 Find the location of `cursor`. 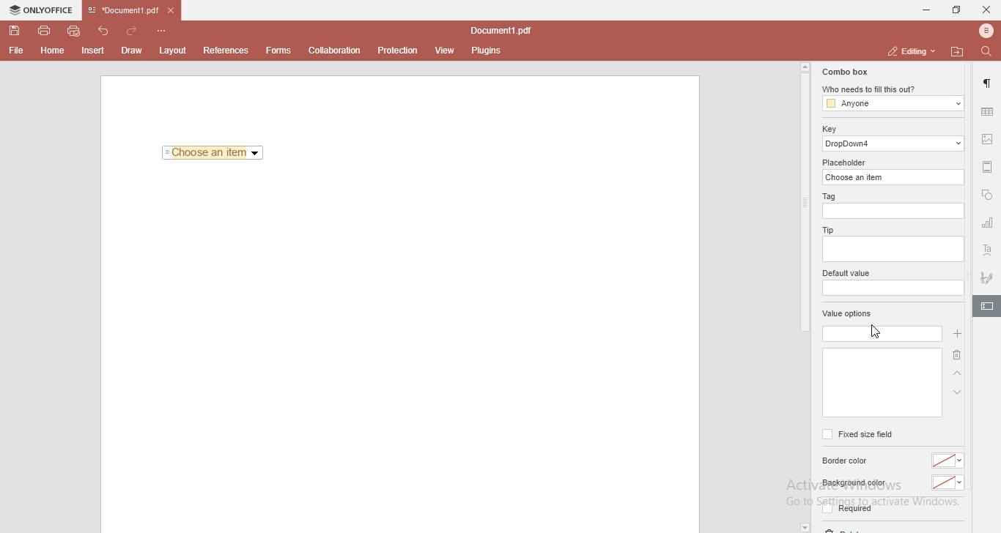

cursor is located at coordinates (880, 332).